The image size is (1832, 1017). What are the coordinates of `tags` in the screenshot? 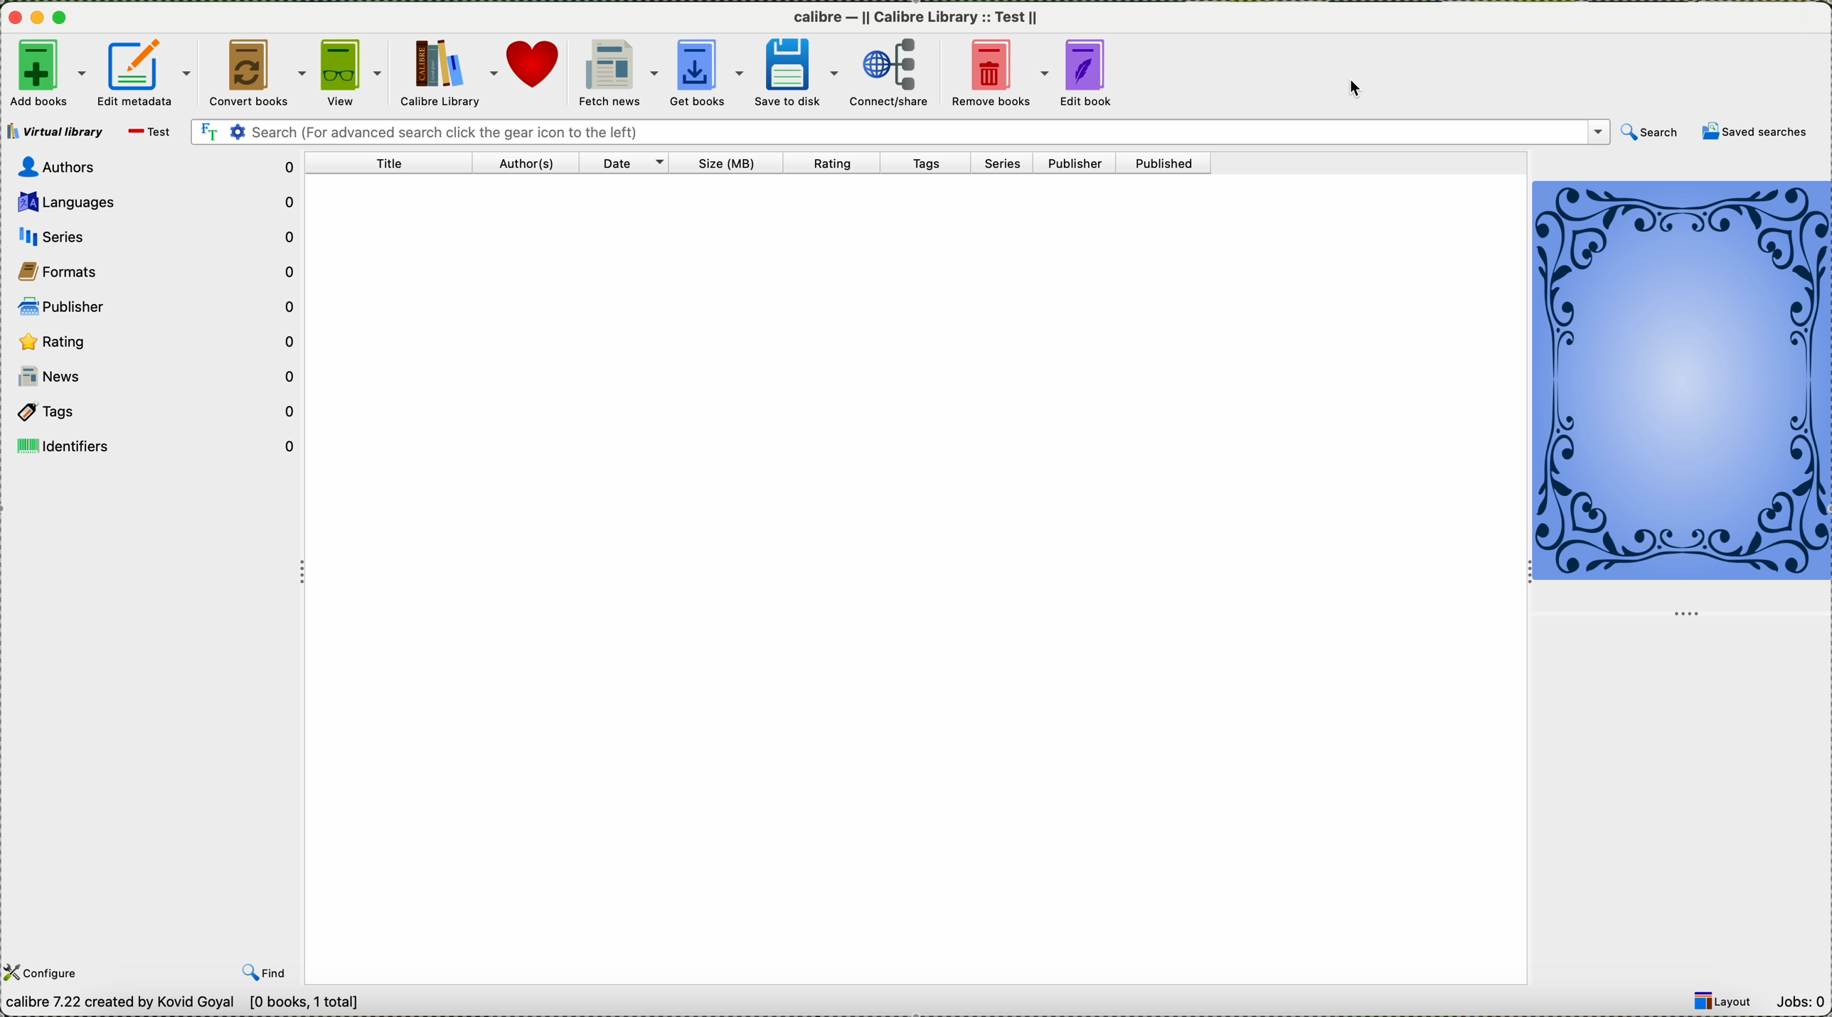 It's located at (156, 412).